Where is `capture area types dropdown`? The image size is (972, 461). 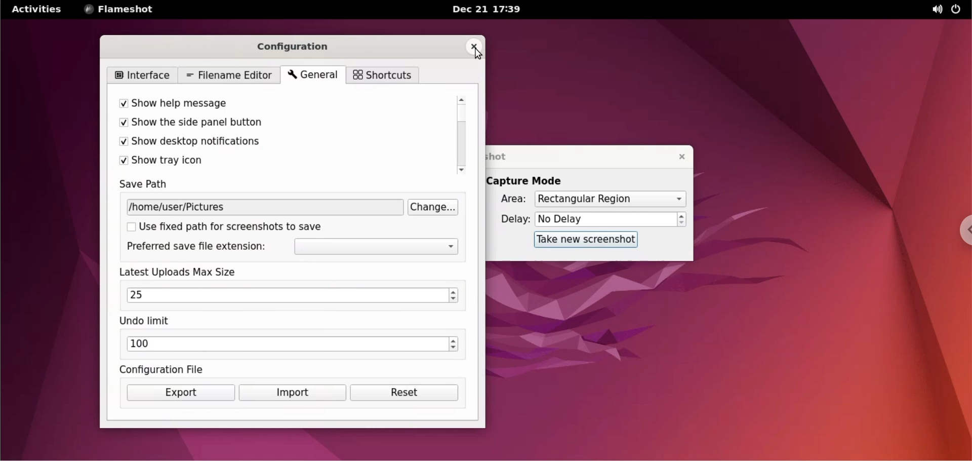 capture area types dropdown is located at coordinates (610, 199).